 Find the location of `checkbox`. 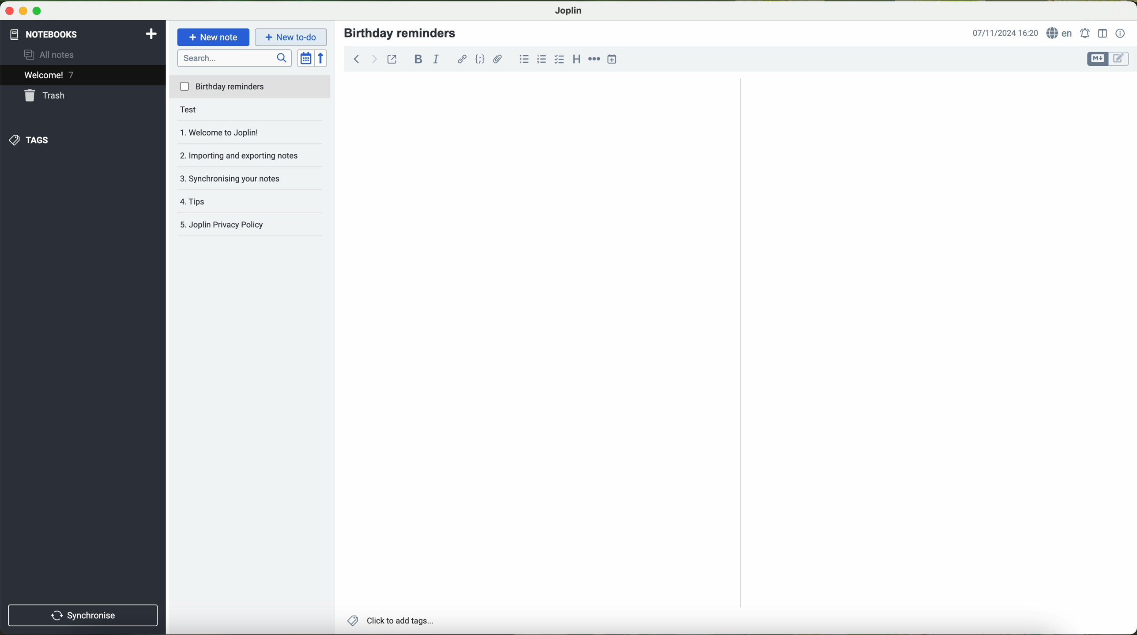

checkbox is located at coordinates (559, 59).